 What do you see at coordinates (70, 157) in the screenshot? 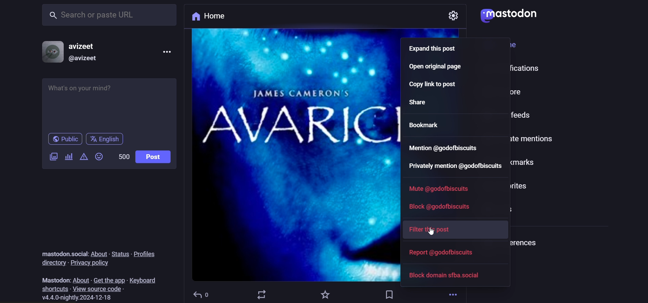
I see `poll` at bounding box center [70, 157].